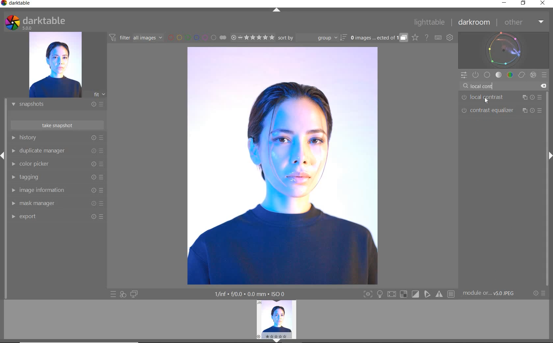  I want to click on CLICK TO CHANGE THE OVERLAYS SHOWN ON THUMBNAILS, so click(415, 37).